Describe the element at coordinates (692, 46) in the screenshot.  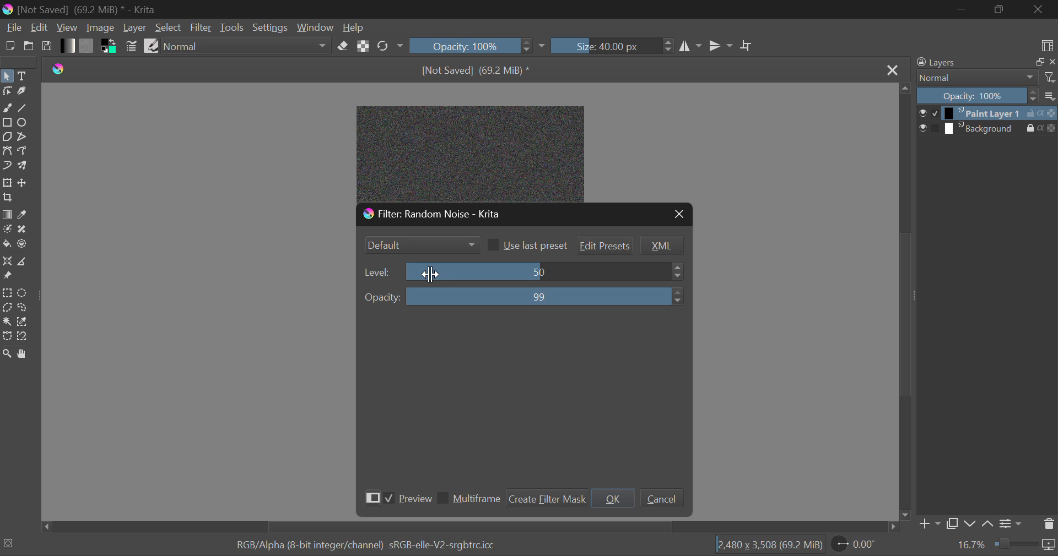
I see `Vertical Mirror Flip` at that location.